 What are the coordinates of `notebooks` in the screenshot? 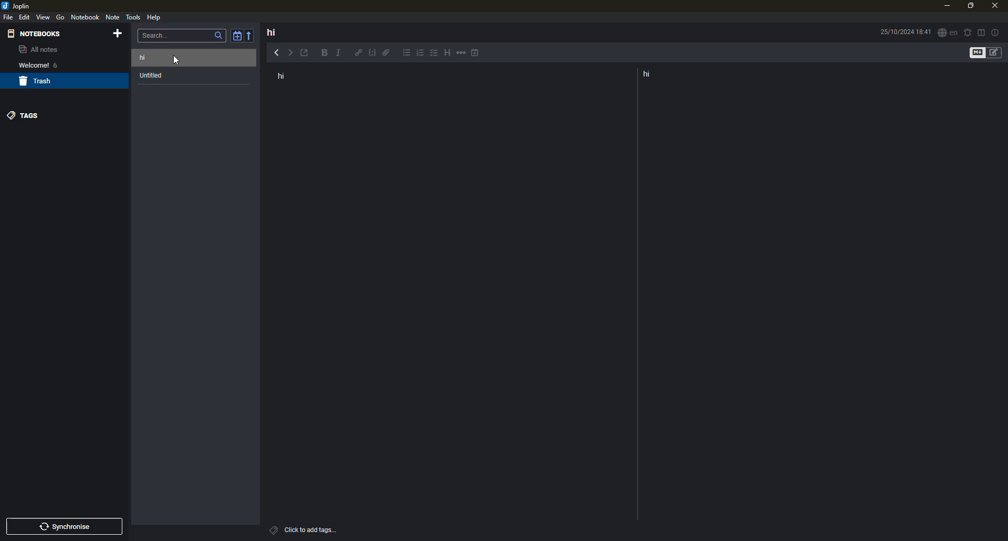 It's located at (36, 33).